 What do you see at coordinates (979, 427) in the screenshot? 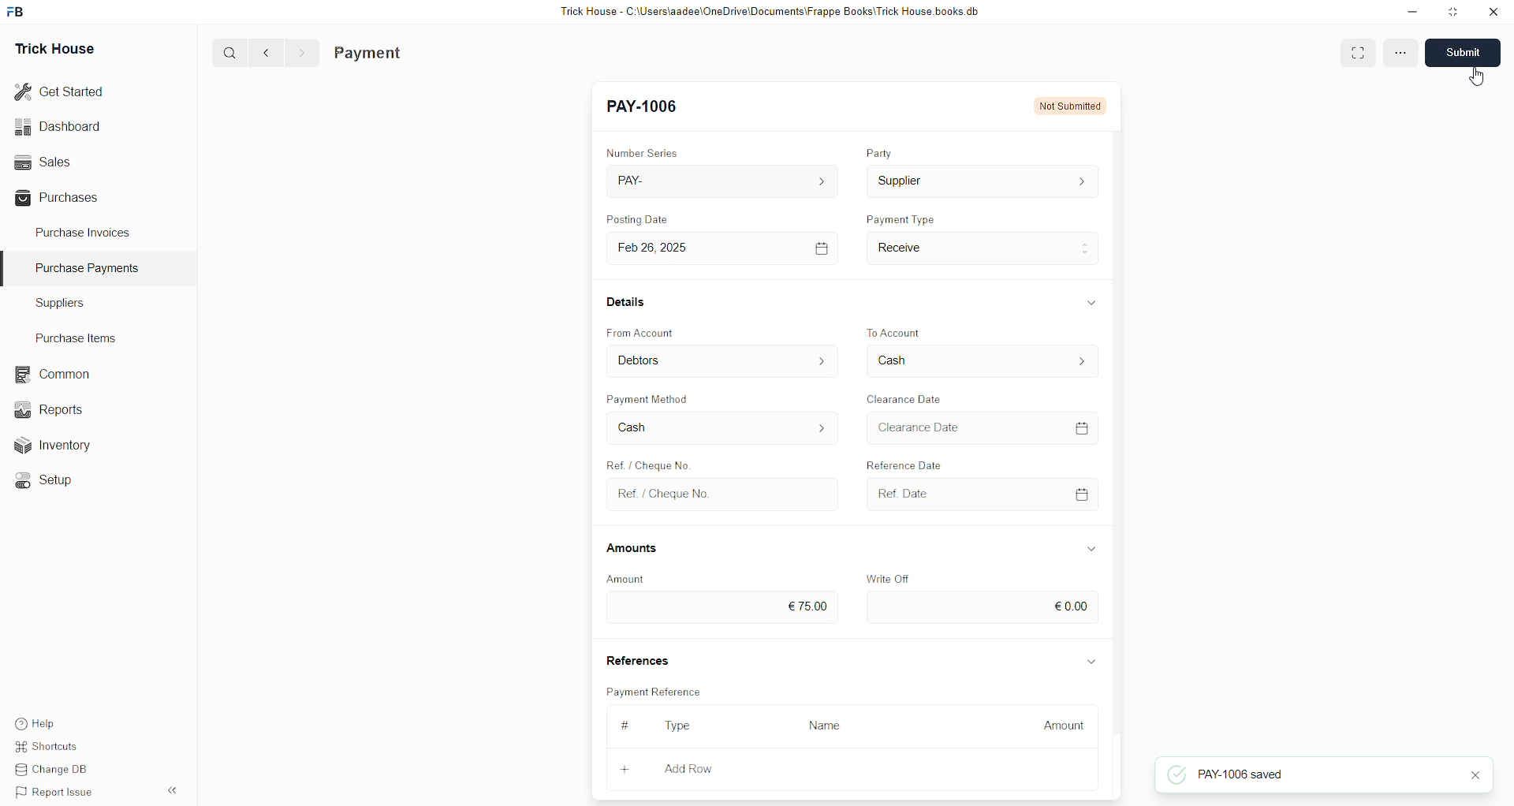
I see `Clearance Date ` at bounding box center [979, 427].